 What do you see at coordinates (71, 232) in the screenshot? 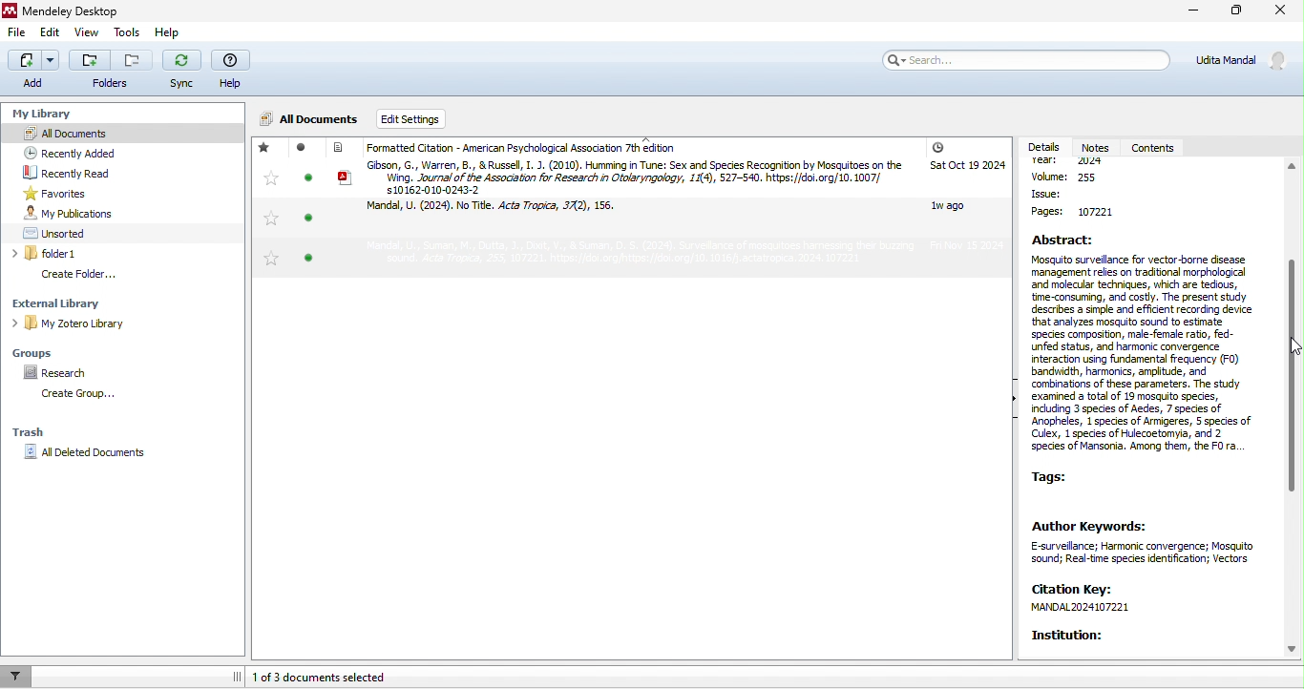
I see `unsorted` at bounding box center [71, 232].